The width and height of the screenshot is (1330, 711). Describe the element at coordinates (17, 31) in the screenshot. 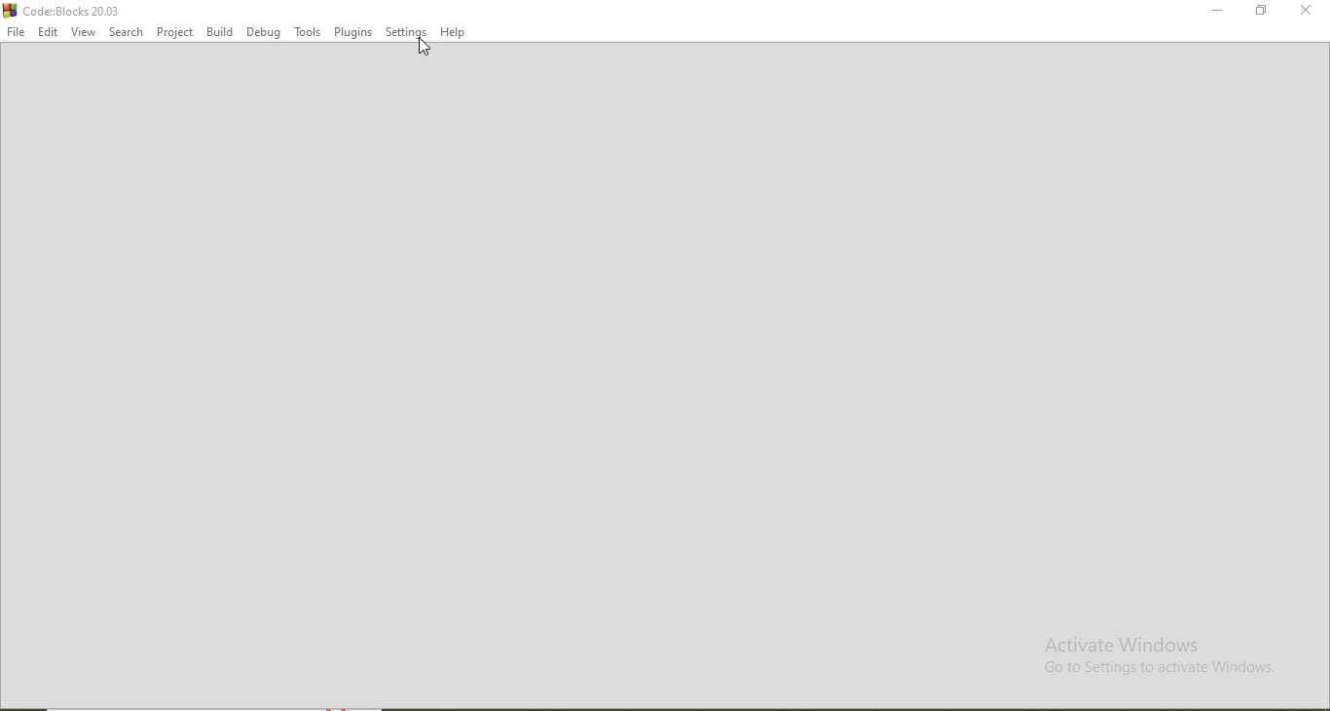

I see `File` at that location.